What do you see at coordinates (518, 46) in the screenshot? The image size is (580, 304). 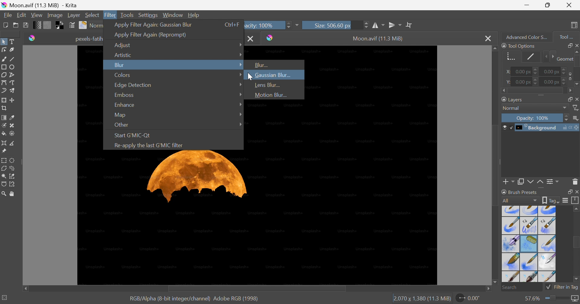 I see `` at bounding box center [518, 46].